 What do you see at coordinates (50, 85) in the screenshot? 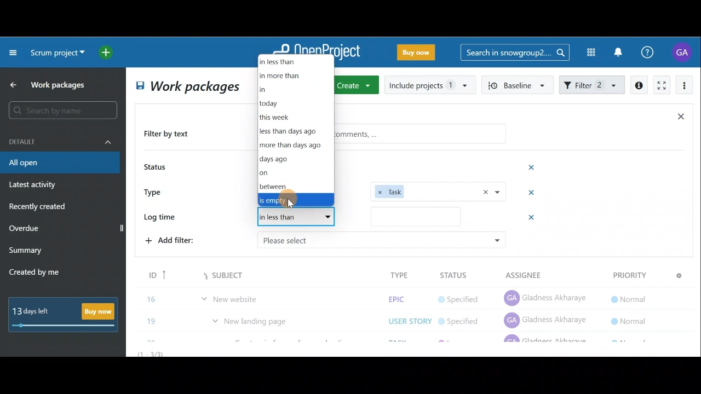
I see `Work packages` at bounding box center [50, 85].